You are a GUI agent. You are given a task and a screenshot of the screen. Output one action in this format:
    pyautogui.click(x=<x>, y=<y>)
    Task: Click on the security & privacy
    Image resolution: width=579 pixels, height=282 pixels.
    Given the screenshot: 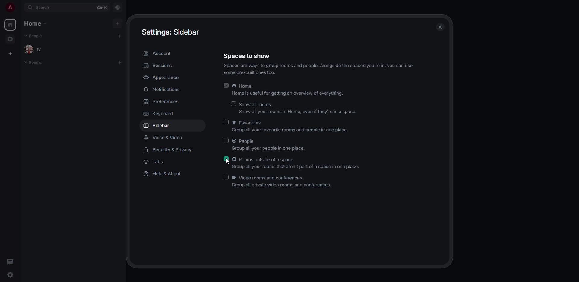 What is the action you would take?
    pyautogui.click(x=171, y=150)
    